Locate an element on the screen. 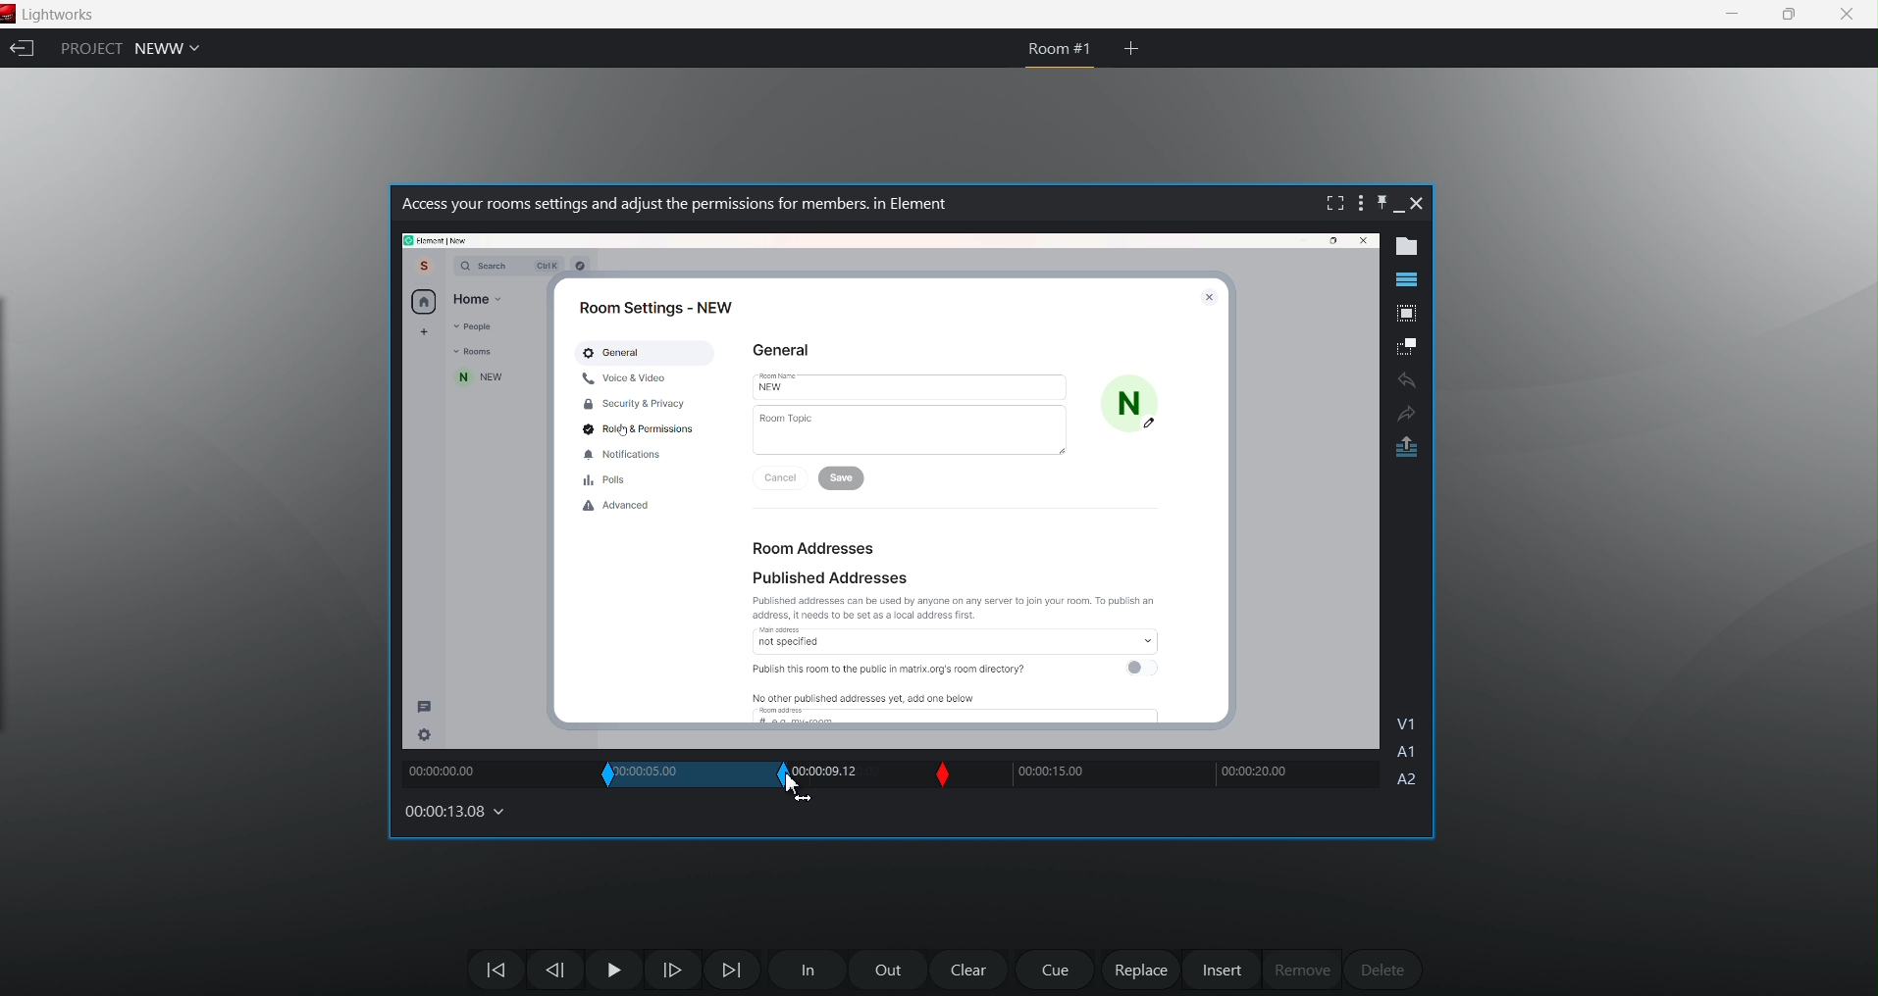 This screenshot has width=1878, height=996. out is located at coordinates (888, 968).